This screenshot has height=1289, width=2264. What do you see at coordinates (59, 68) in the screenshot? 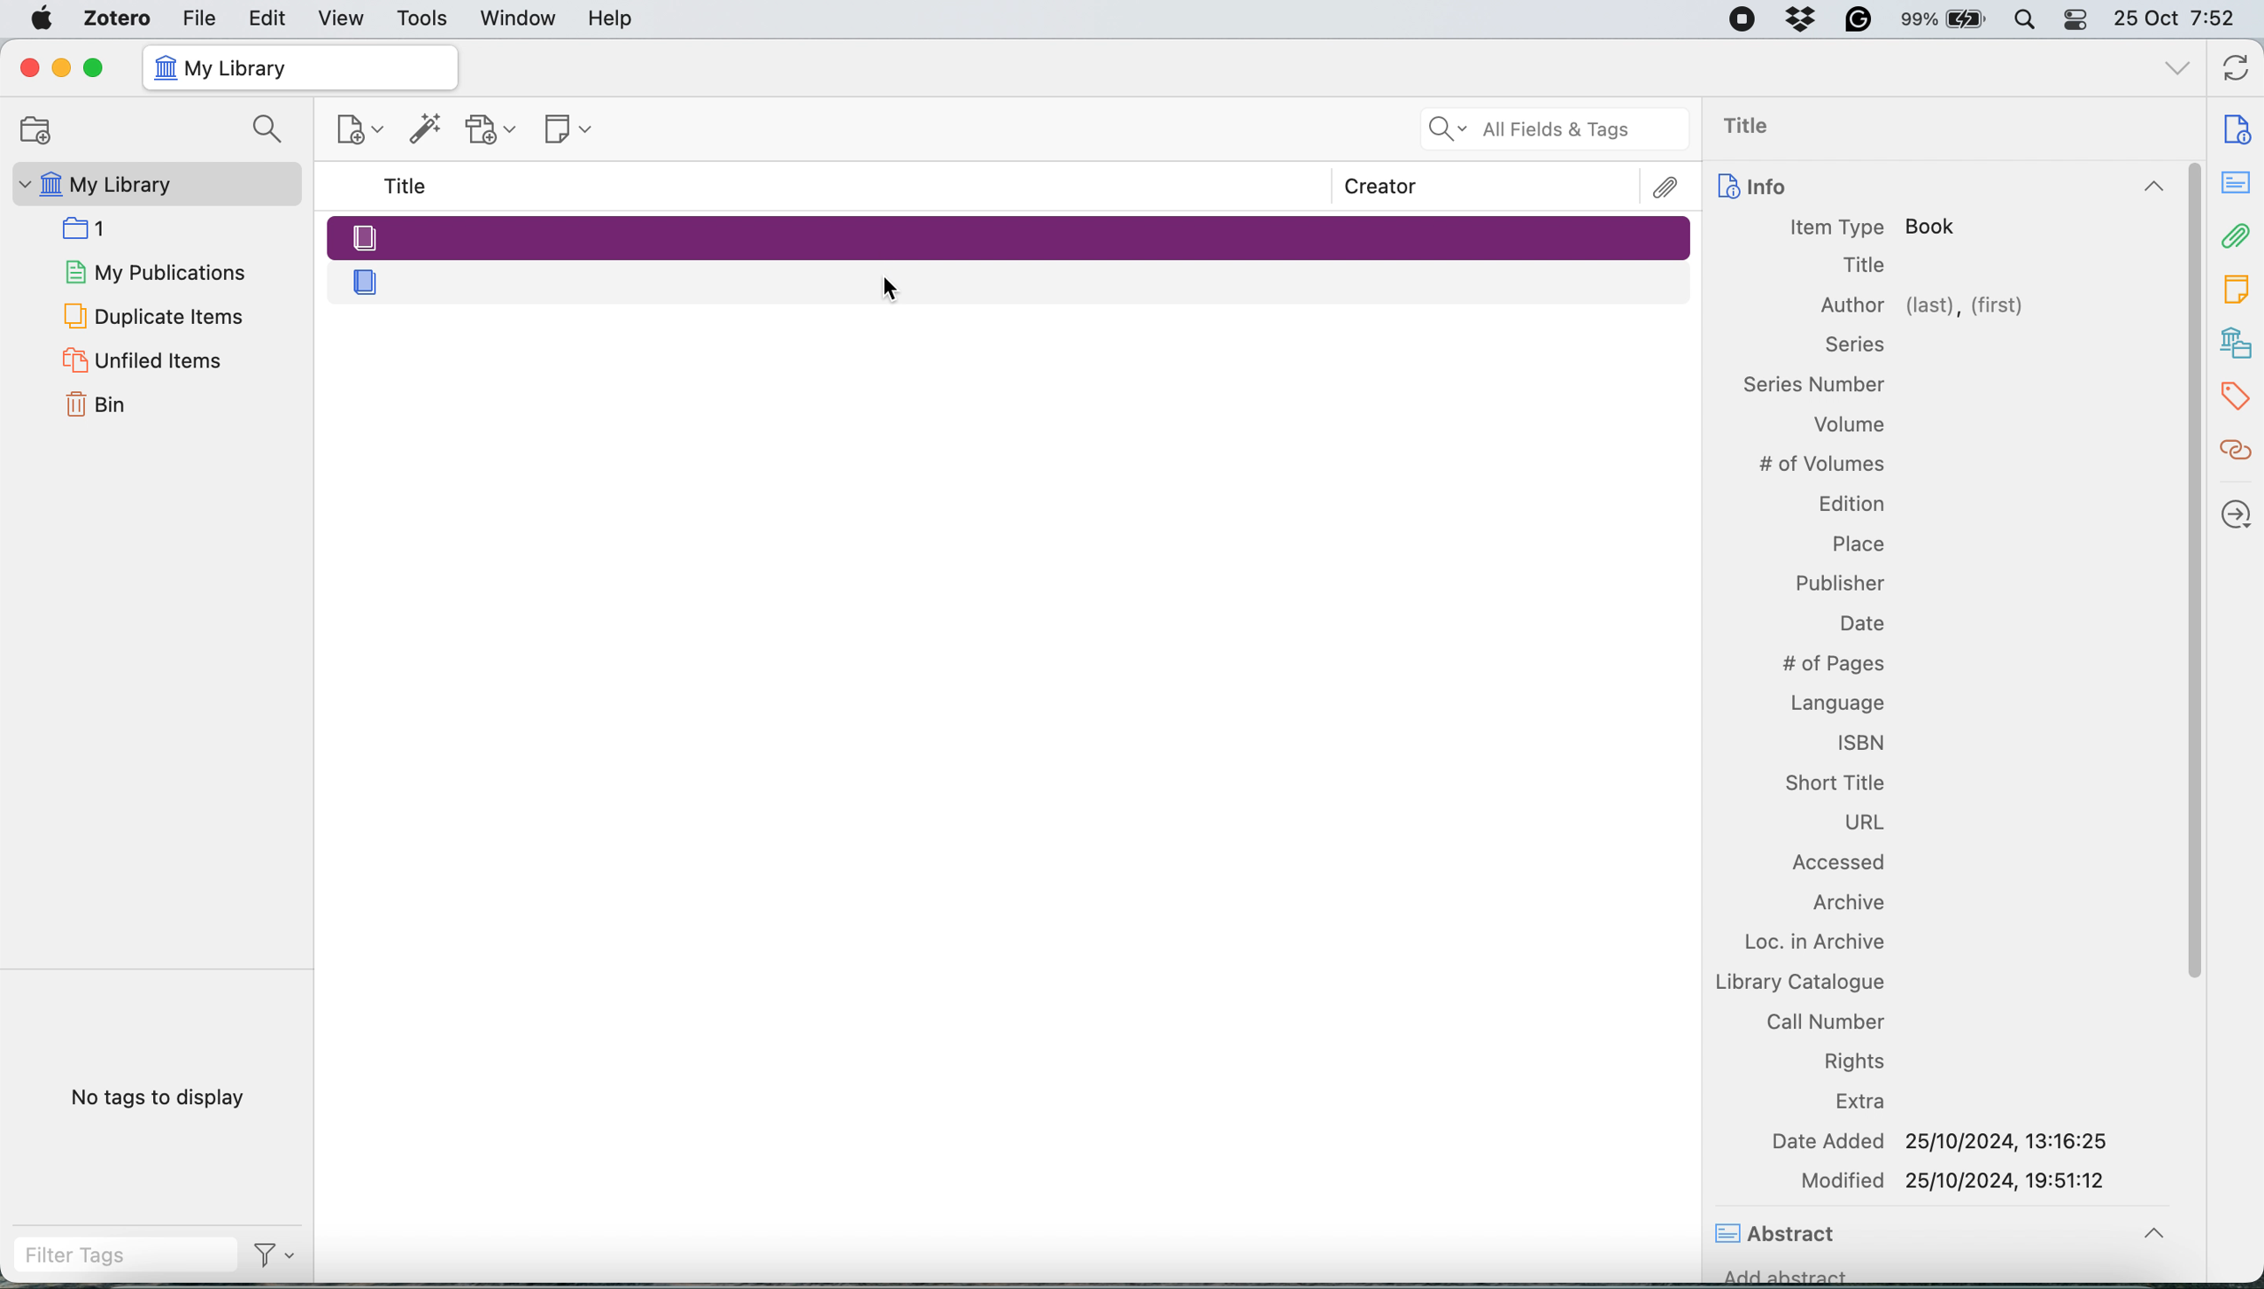
I see `Minimize` at bounding box center [59, 68].